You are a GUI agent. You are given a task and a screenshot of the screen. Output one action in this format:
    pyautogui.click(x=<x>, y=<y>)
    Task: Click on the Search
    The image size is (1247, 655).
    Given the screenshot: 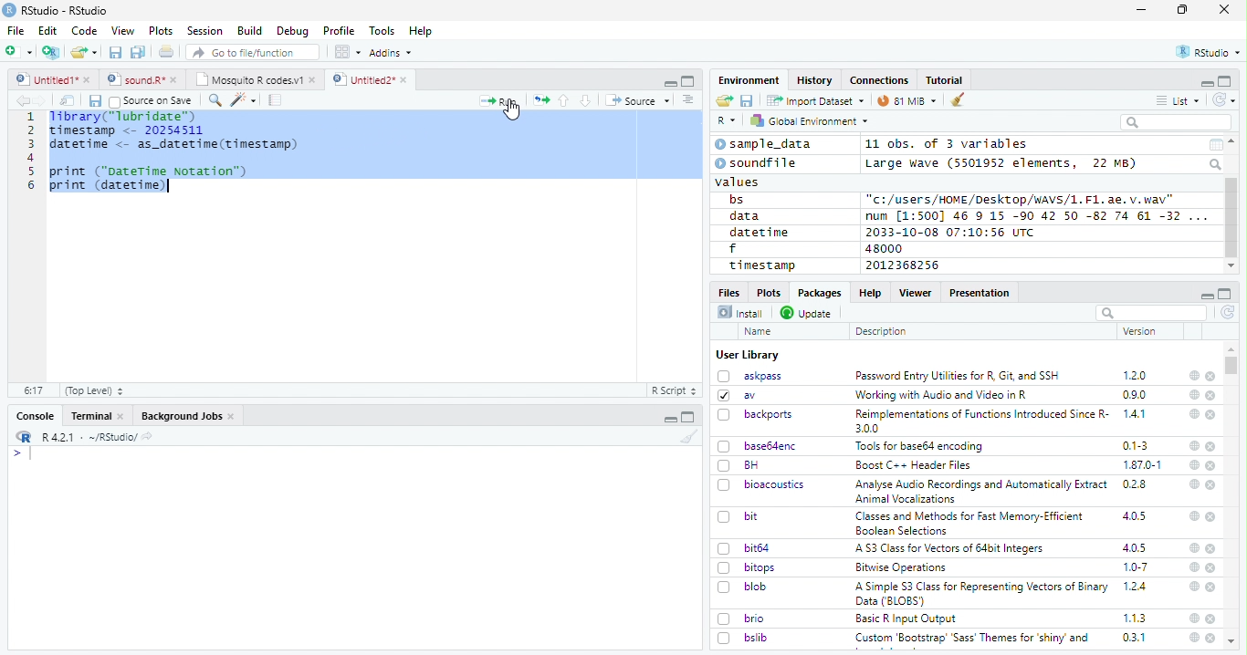 What is the action you would take?
    pyautogui.click(x=1217, y=164)
    